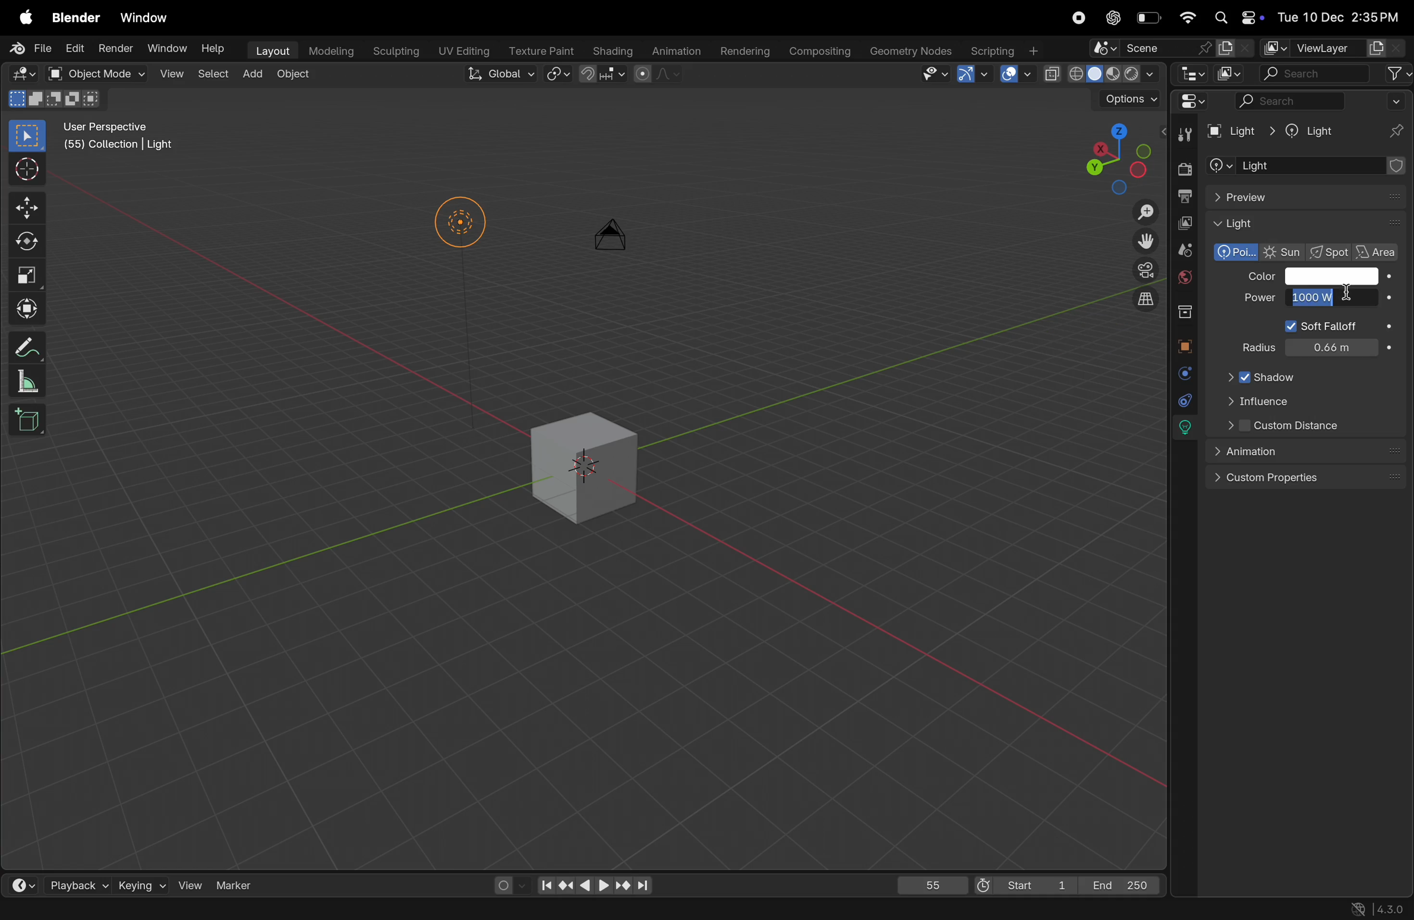 Image resolution: width=1414 pixels, height=920 pixels. What do you see at coordinates (1339, 276) in the screenshot?
I see `color` at bounding box center [1339, 276].